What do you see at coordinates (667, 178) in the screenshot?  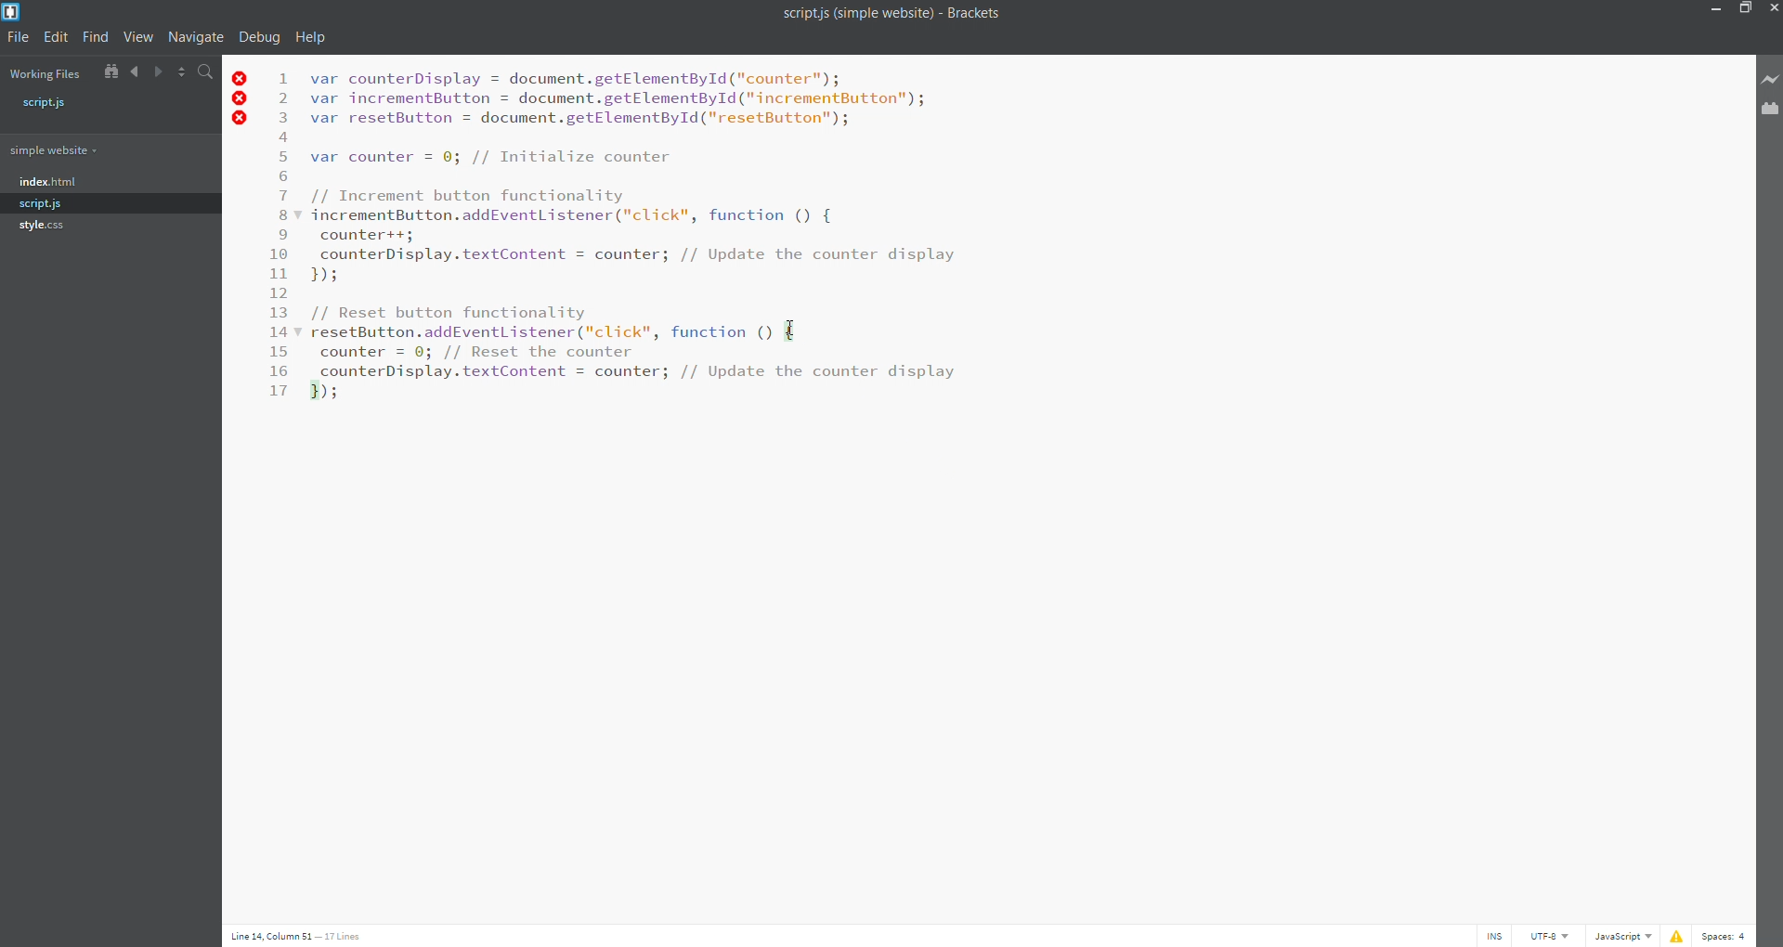 I see `code` at bounding box center [667, 178].